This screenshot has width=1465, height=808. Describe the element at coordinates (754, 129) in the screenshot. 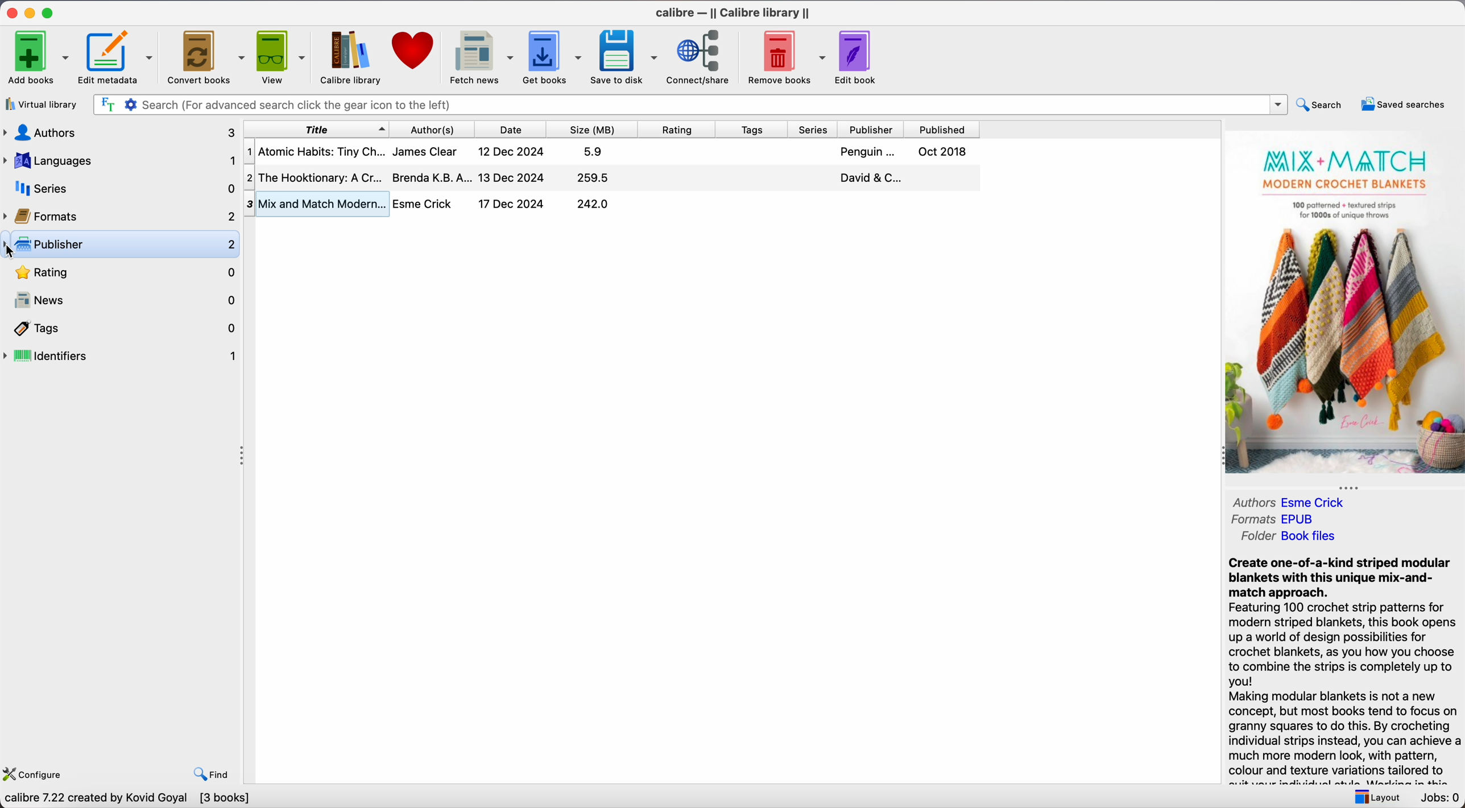

I see `tags` at that location.